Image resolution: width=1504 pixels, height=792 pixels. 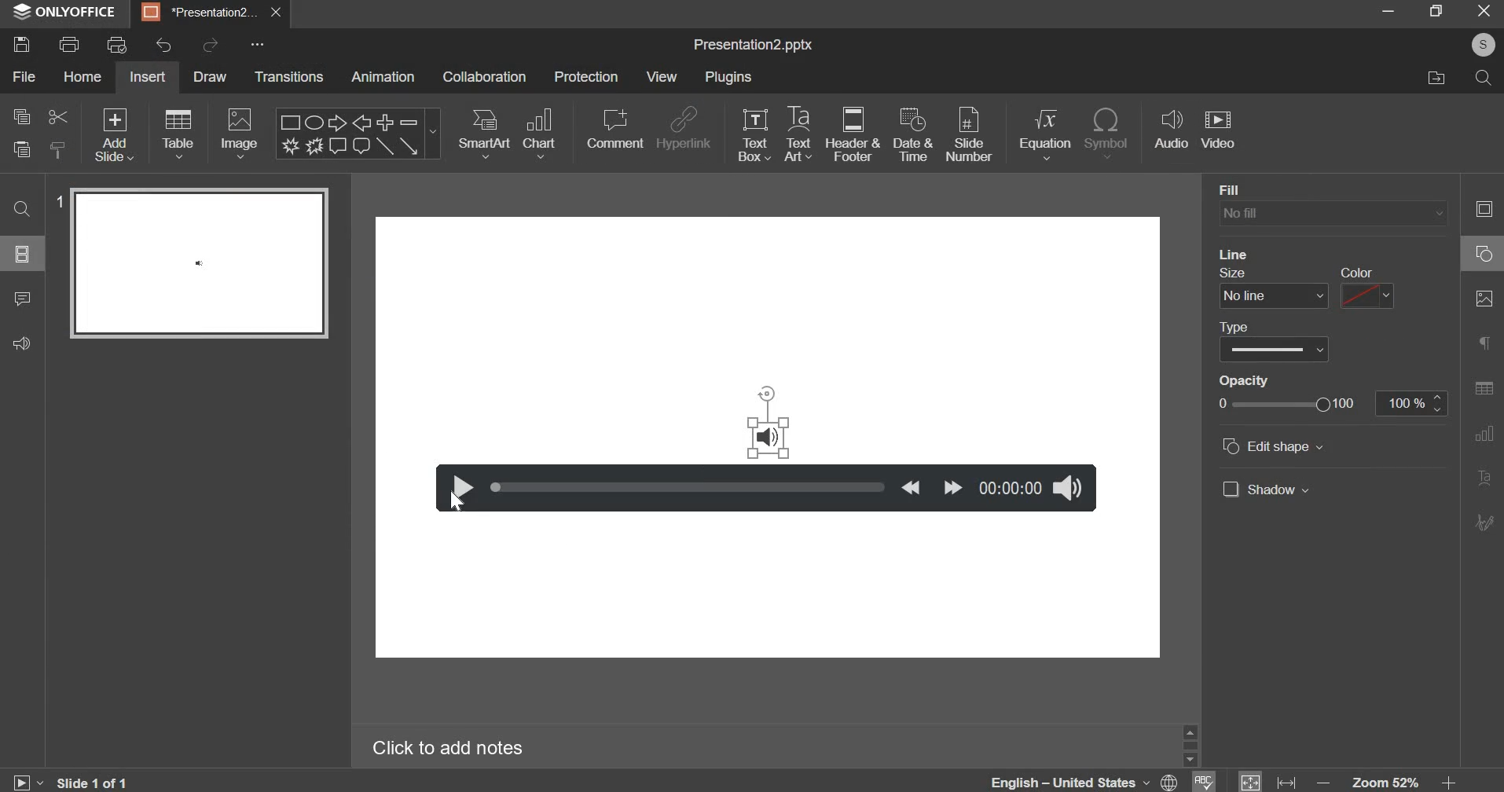 I want to click on collaboration, so click(x=486, y=76).